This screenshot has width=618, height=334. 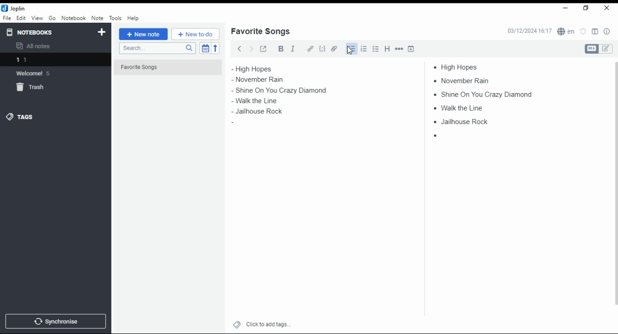 What do you see at coordinates (116, 18) in the screenshot?
I see `tools` at bounding box center [116, 18].